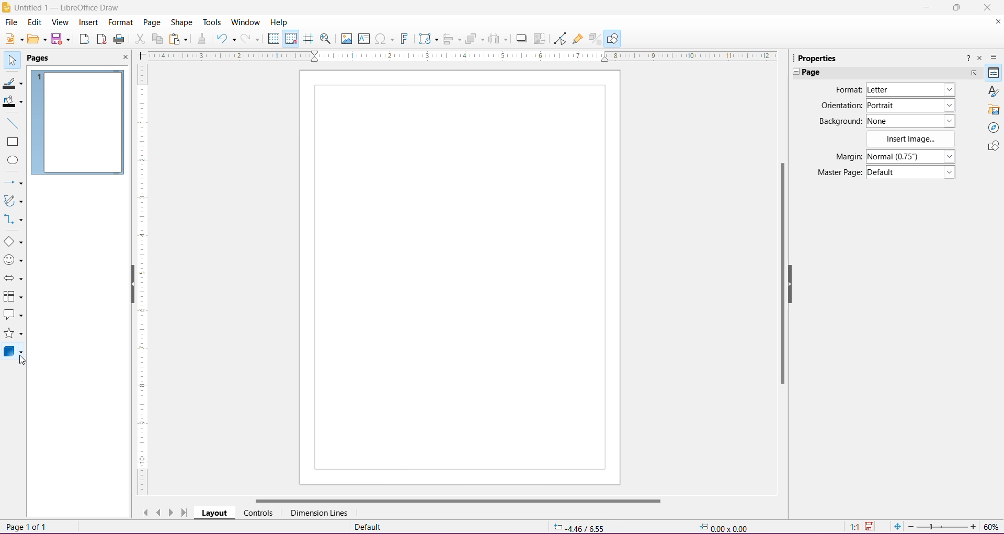 This screenshot has height=534, width=1004. What do you see at coordinates (346, 39) in the screenshot?
I see `Insert Image` at bounding box center [346, 39].